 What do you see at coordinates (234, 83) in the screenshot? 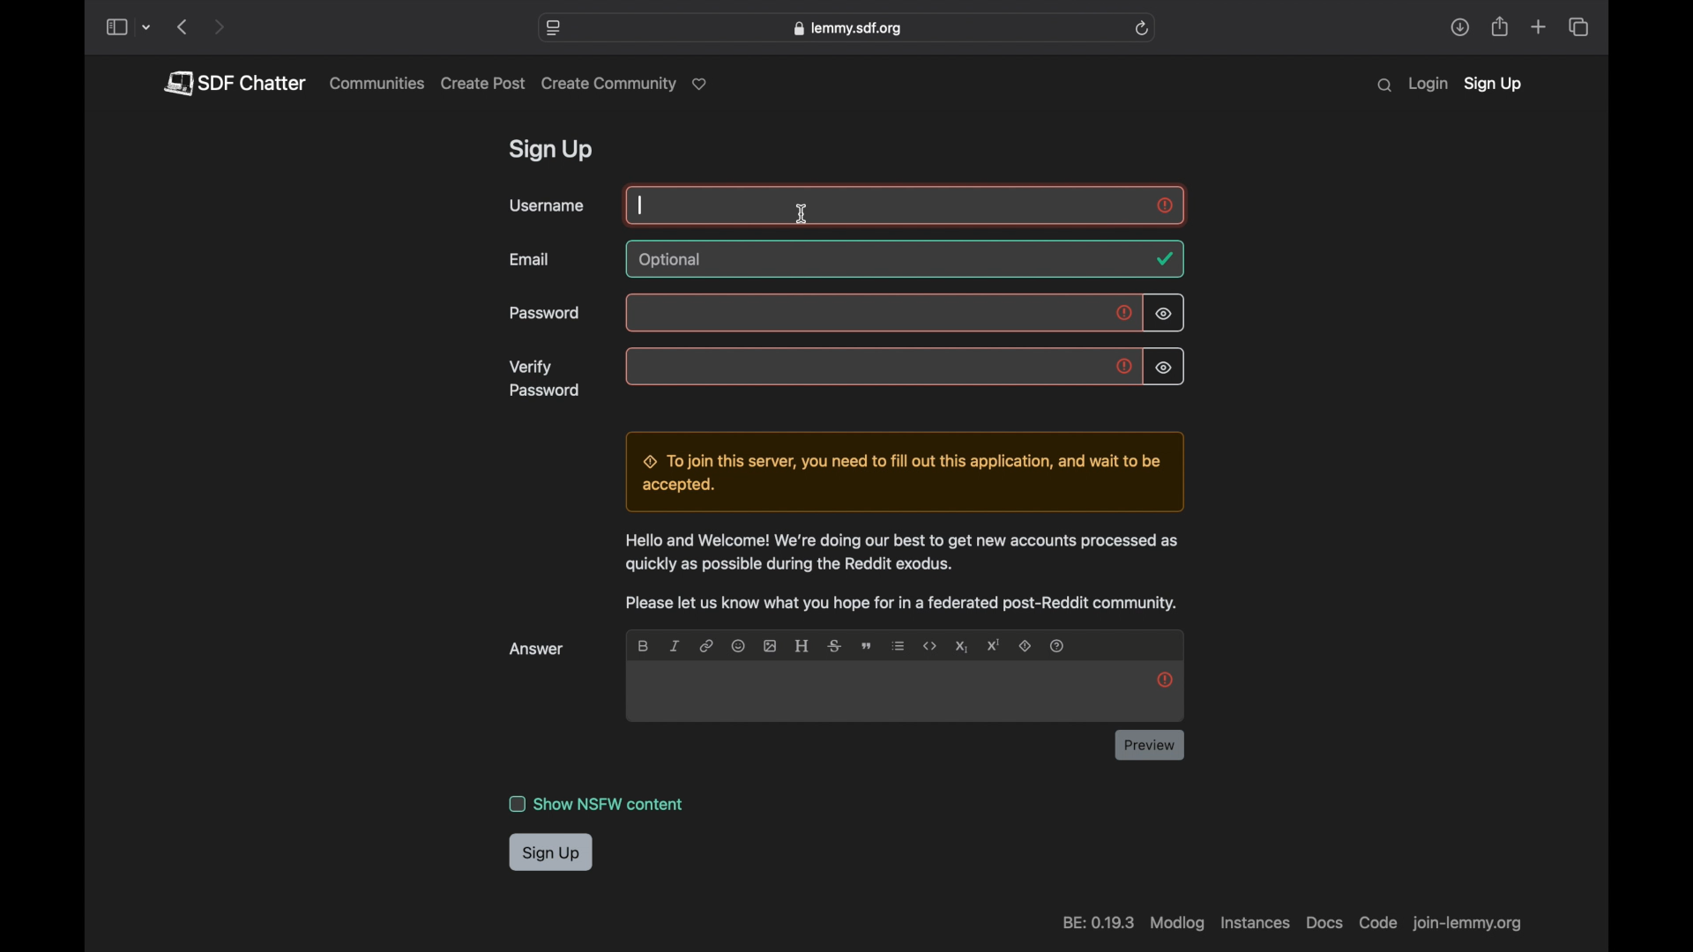
I see `pdf chatter` at bounding box center [234, 83].